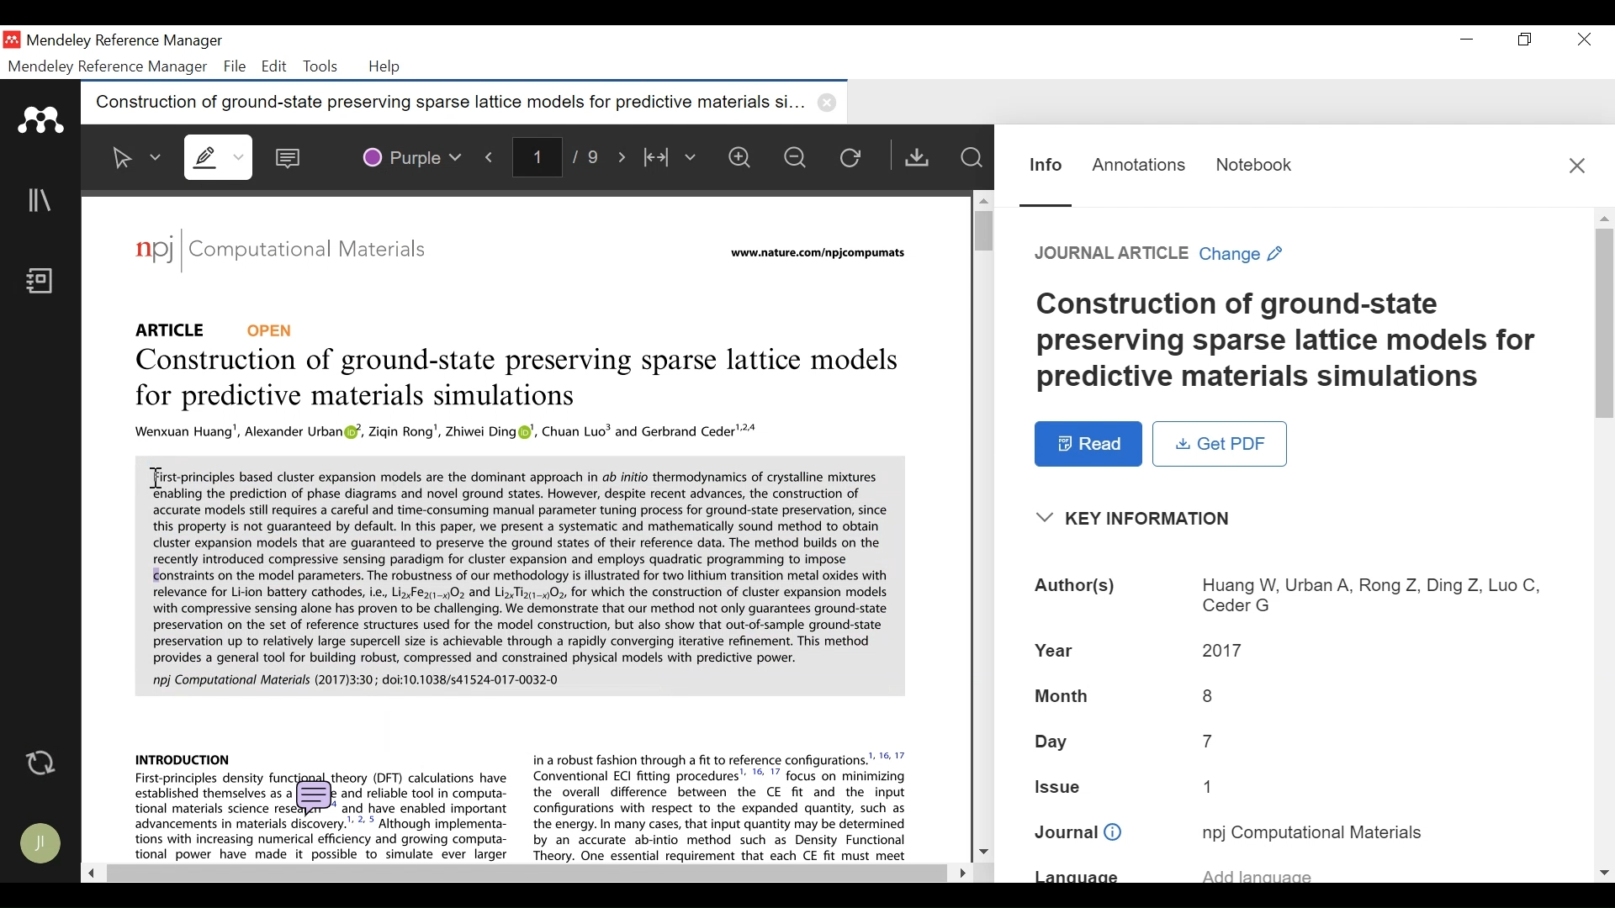  Describe the element at coordinates (42, 763) in the screenshot. I see `Sync` at that location.